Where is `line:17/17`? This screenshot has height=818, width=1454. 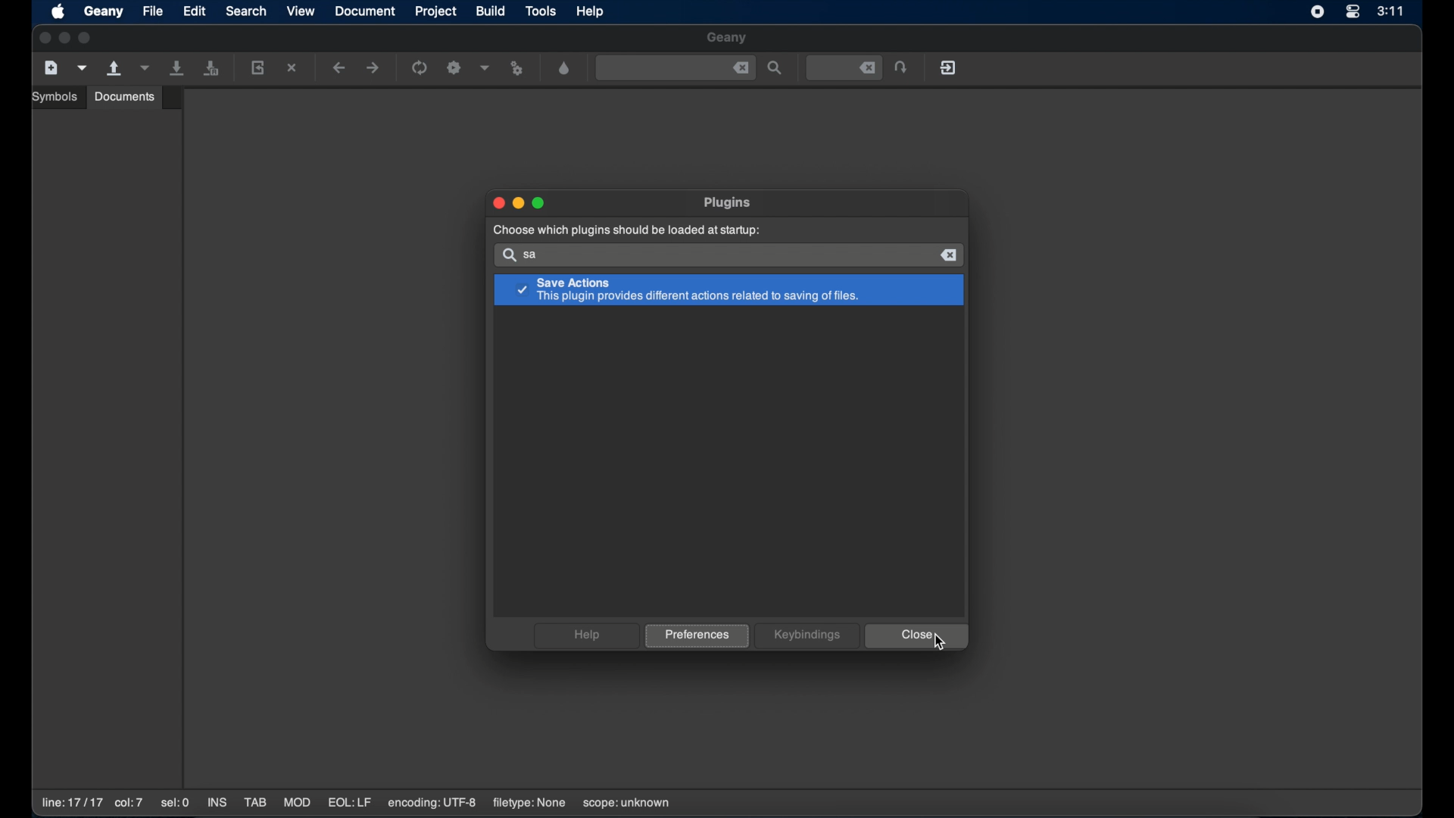
line:17/17 is located at coordinates (70, 803).